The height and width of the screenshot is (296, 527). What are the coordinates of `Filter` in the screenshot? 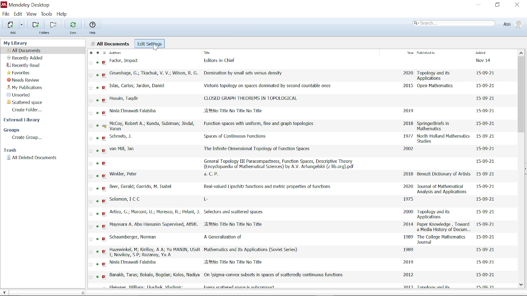 It's located at (7, 291).